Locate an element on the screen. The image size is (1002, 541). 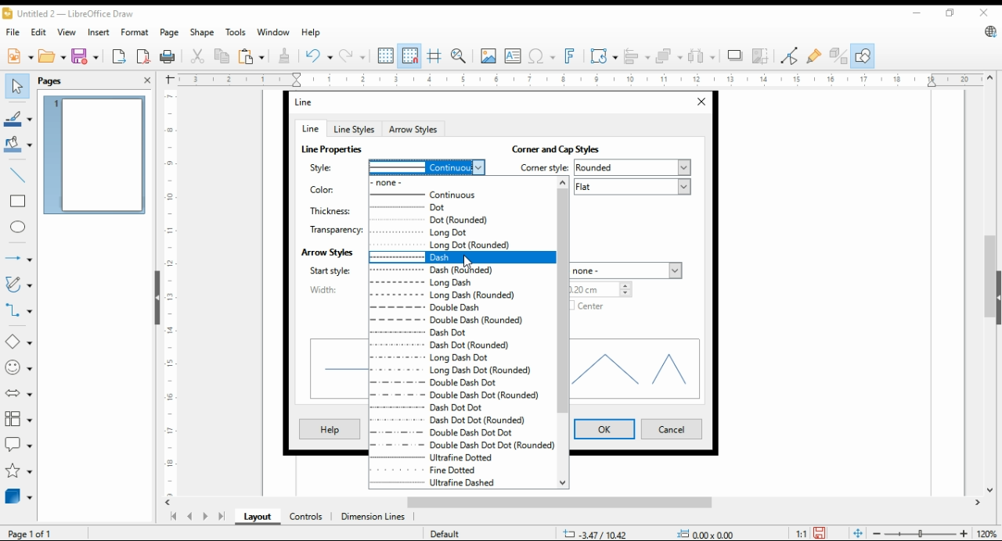
restore is located at coordinates (953, 13).